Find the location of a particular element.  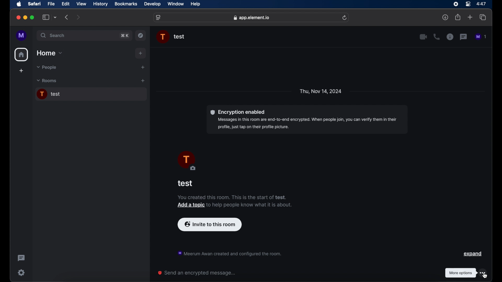

web address is located at coordinates (252, 17).